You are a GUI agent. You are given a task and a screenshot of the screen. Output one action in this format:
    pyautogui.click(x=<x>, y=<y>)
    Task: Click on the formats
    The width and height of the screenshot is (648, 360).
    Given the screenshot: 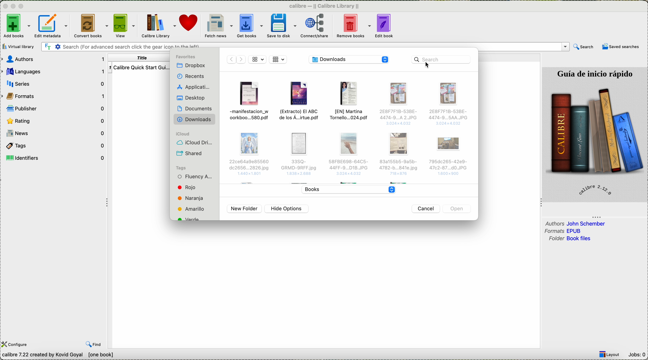 What is the action you would take?
    pyautogui.click(x=564, y=231)
    